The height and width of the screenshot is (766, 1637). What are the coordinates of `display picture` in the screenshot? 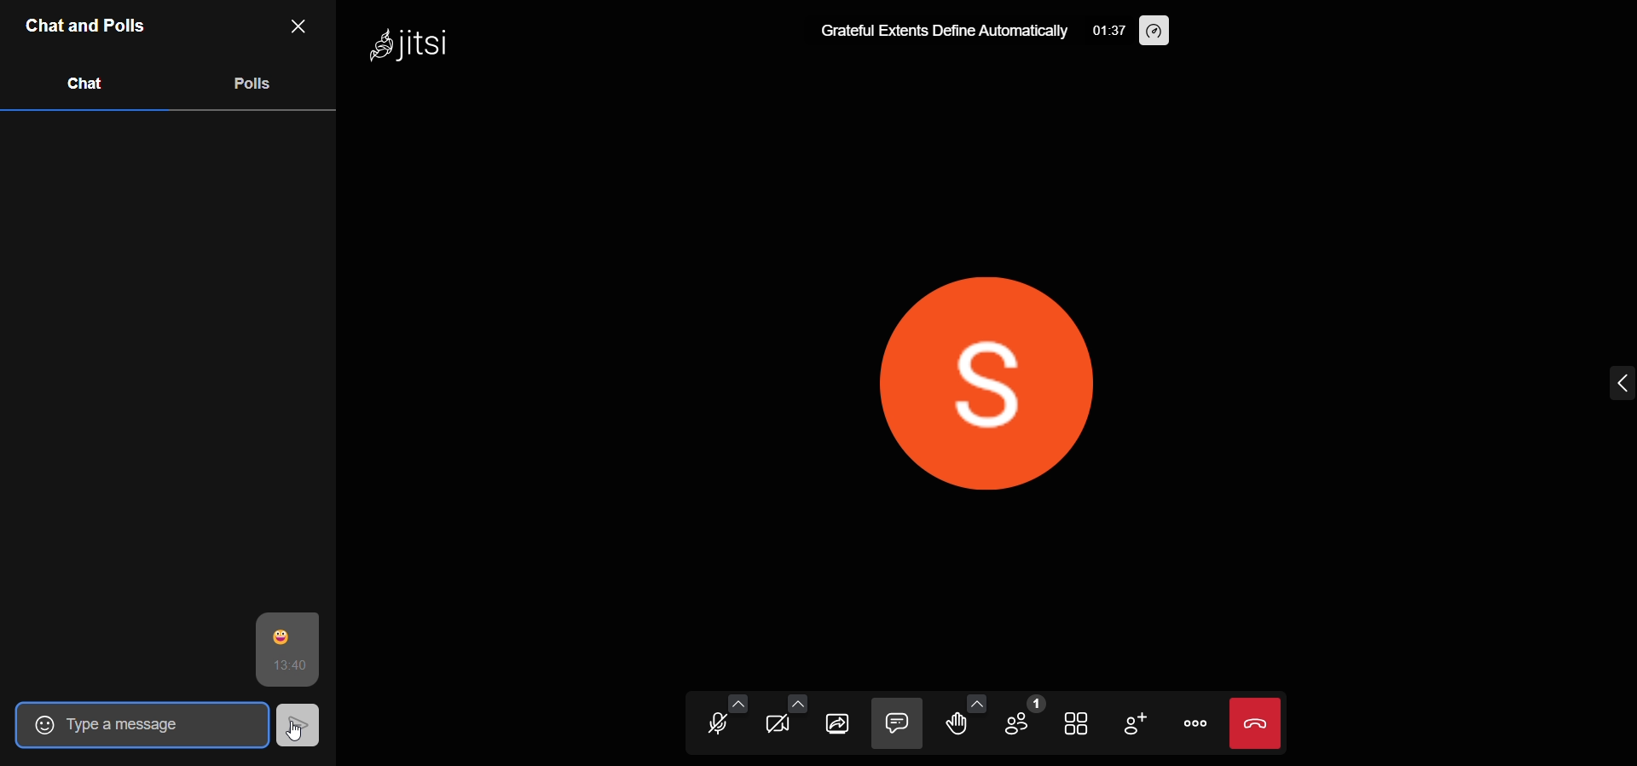 It's located at (962, 384).